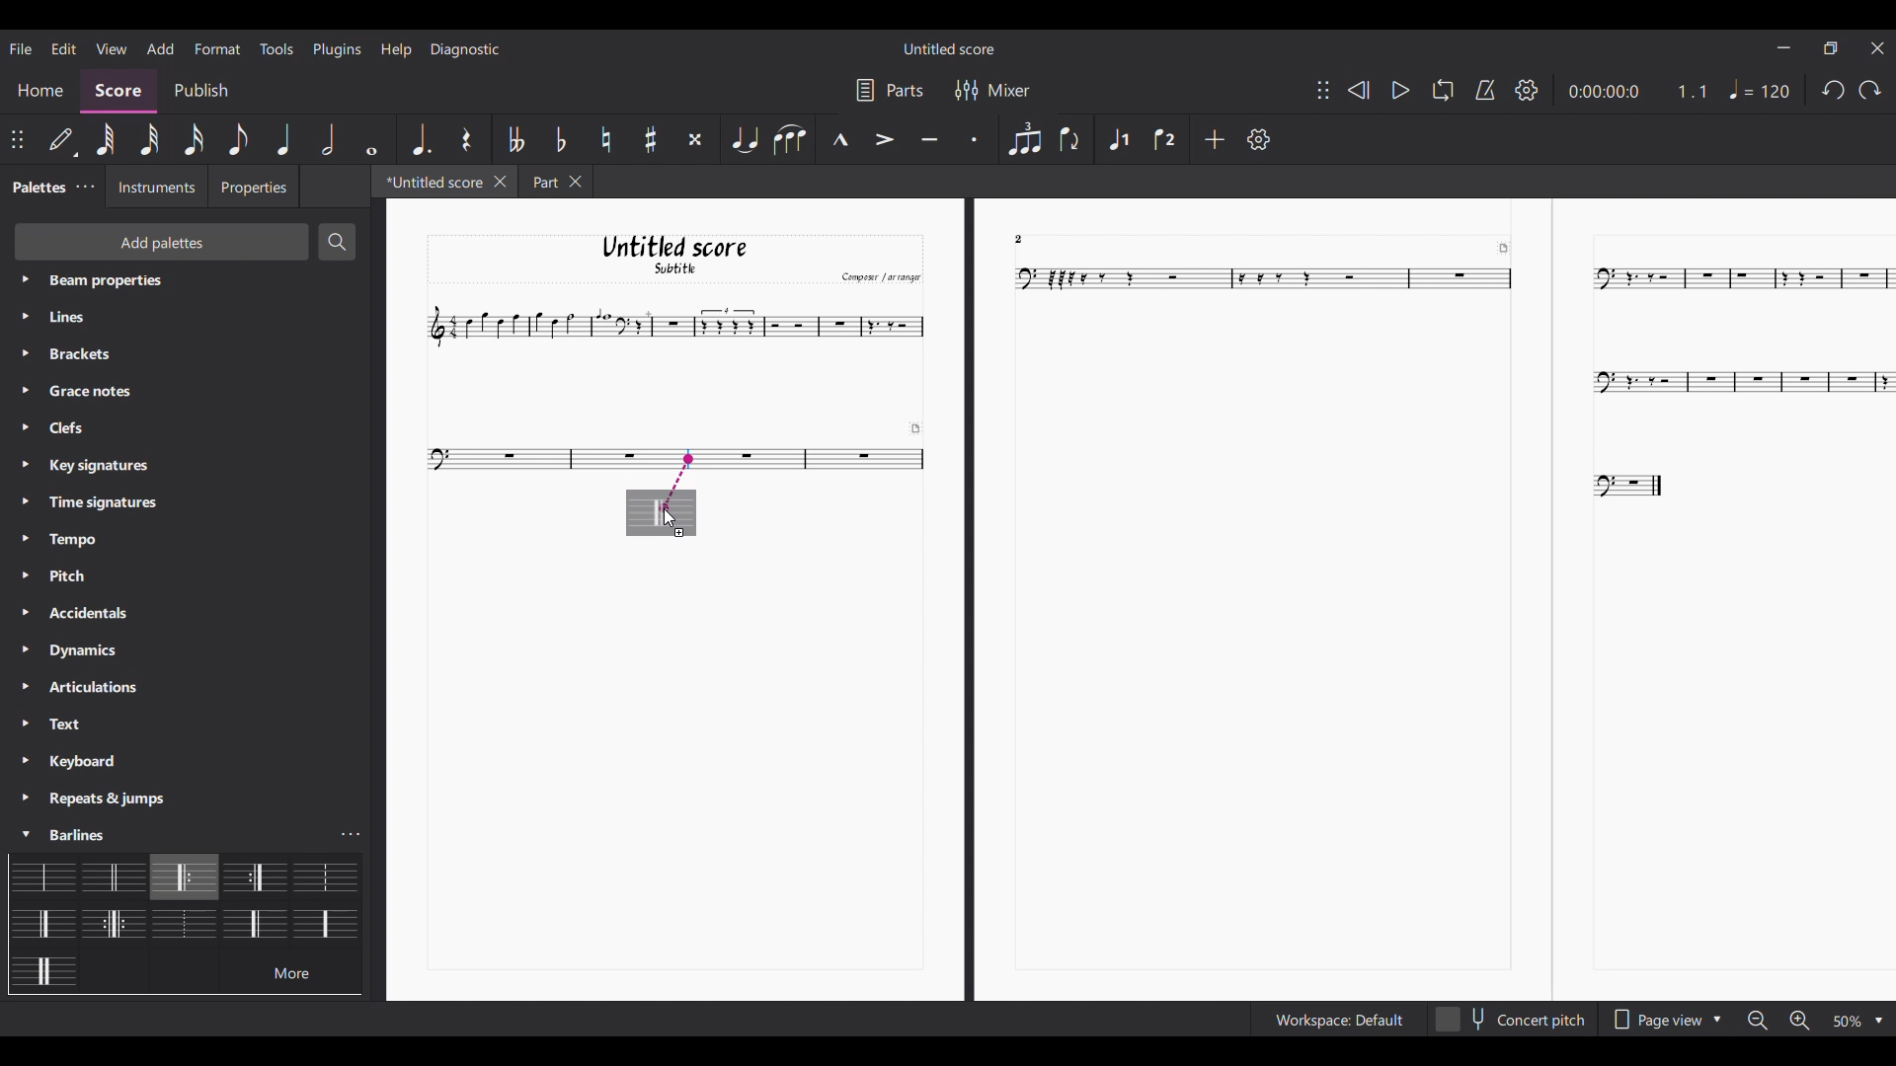 This screenshot has width=1896, height=1066. What do you see at coordinates (110, 317) in the screenshot?
I see `Palette settings` at bounding box center [110, 317].